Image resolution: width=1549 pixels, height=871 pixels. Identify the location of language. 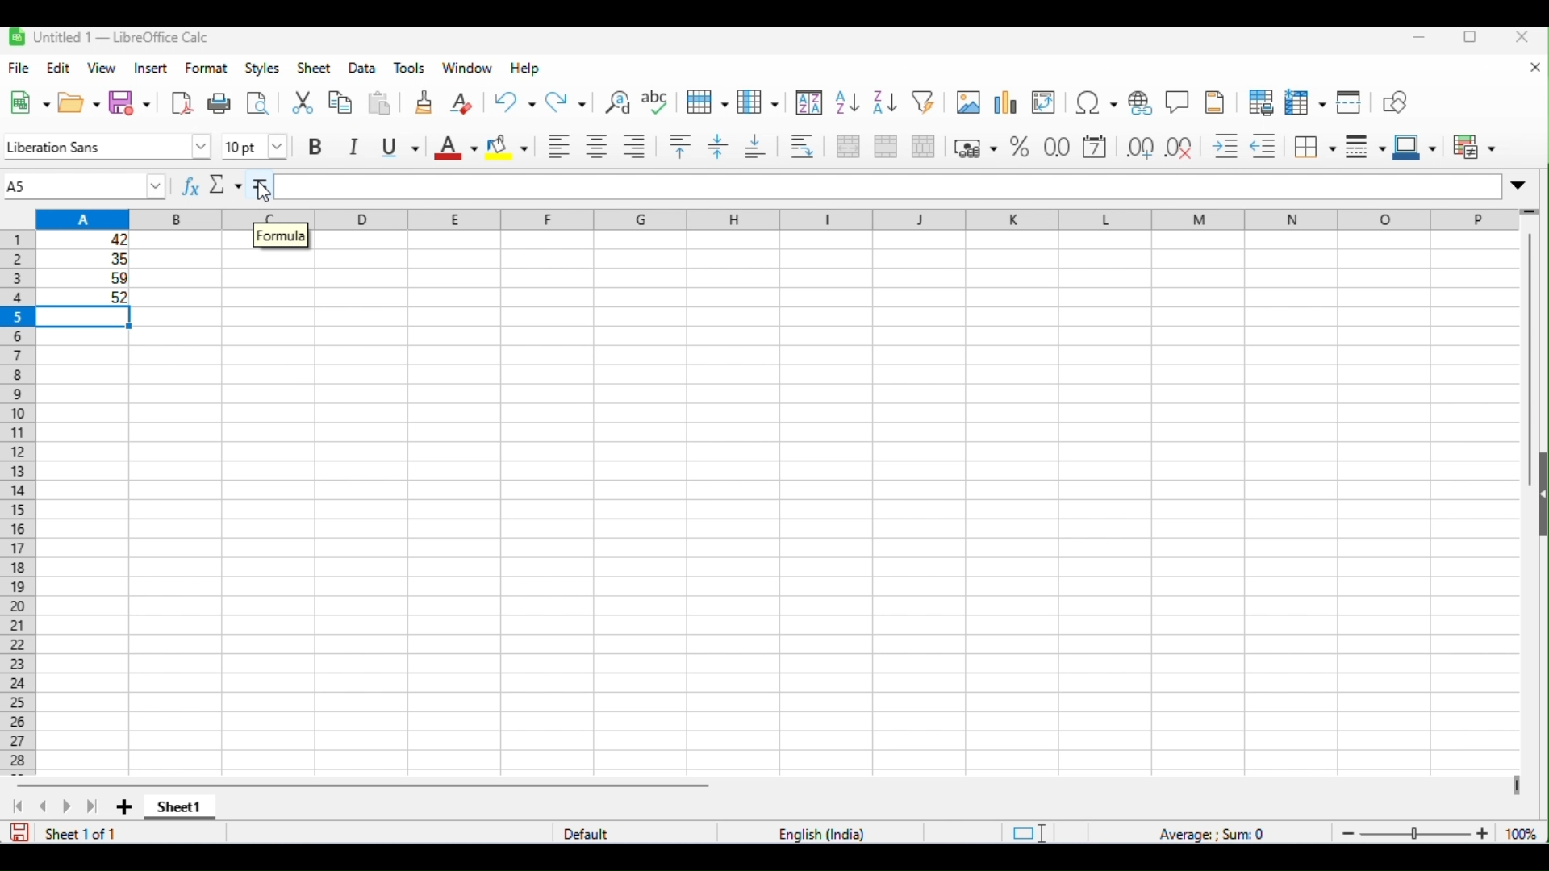
(823, 834).